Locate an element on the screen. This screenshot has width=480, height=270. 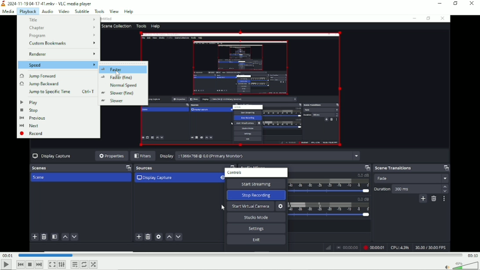
Chapter is located at coordinates (59, 27).